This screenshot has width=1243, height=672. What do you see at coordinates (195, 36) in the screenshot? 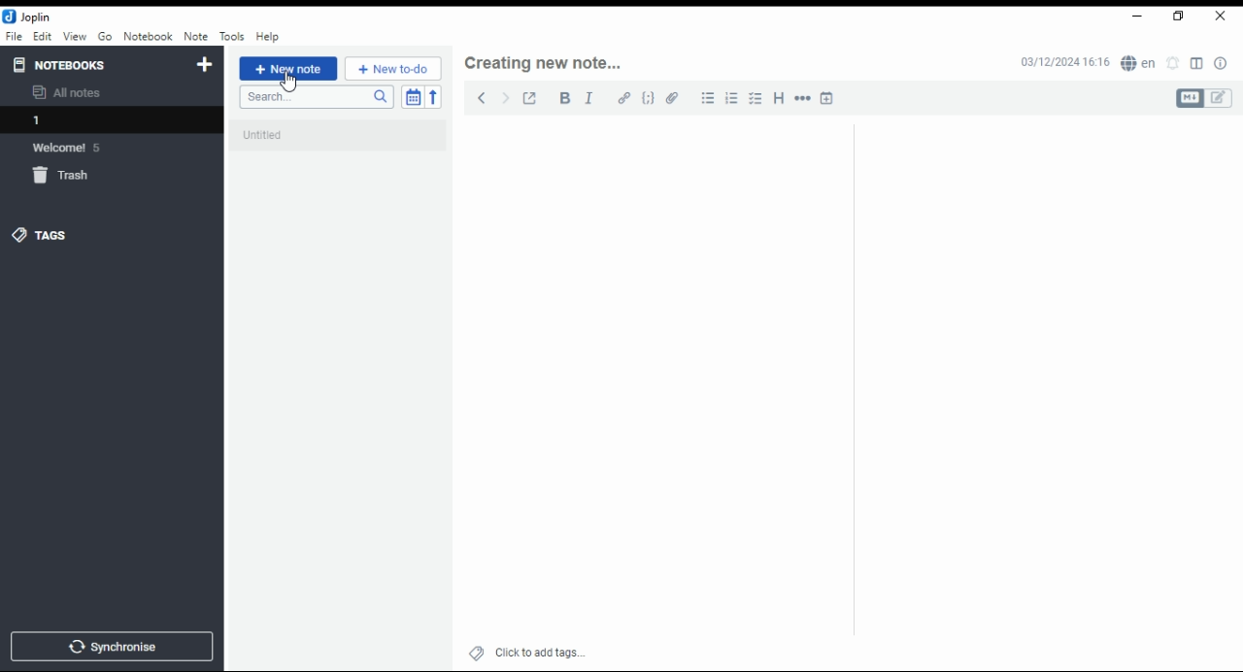
I see `note` at bounding box center [195, 36].